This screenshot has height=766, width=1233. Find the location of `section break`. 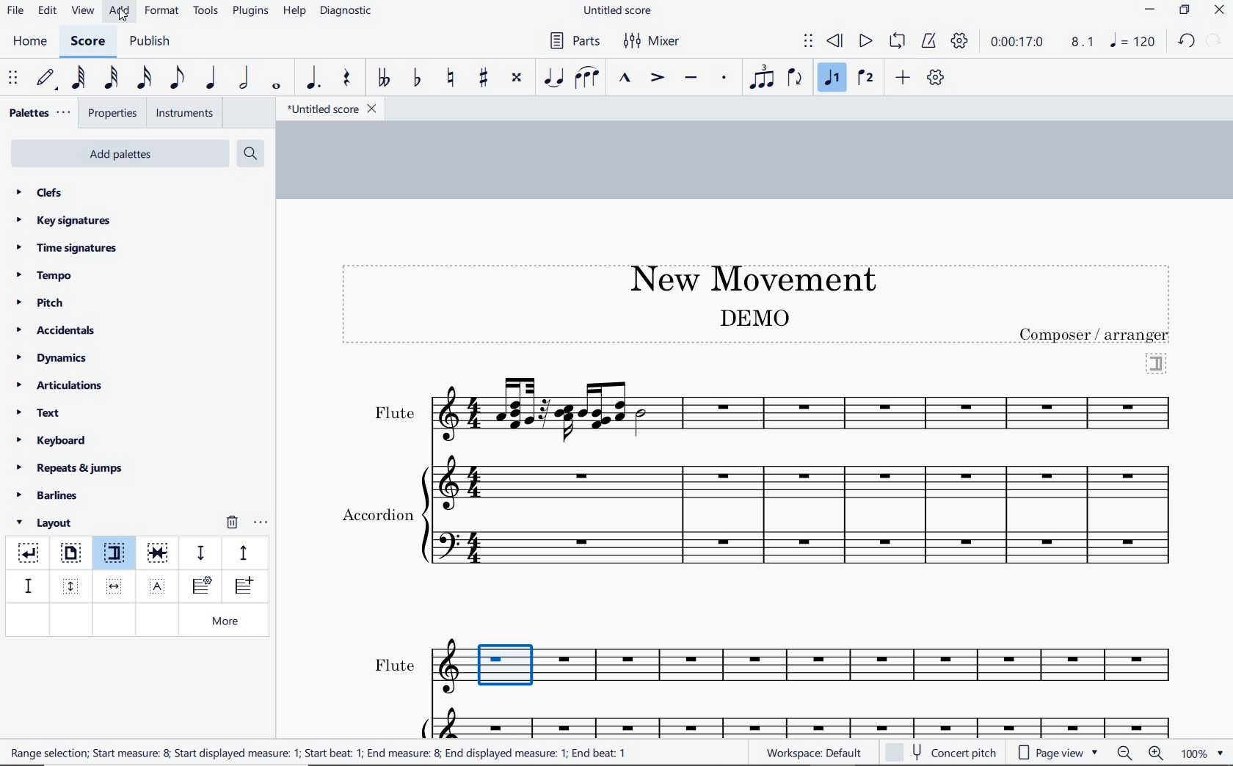

section break is located at coordinates (1157, 362).